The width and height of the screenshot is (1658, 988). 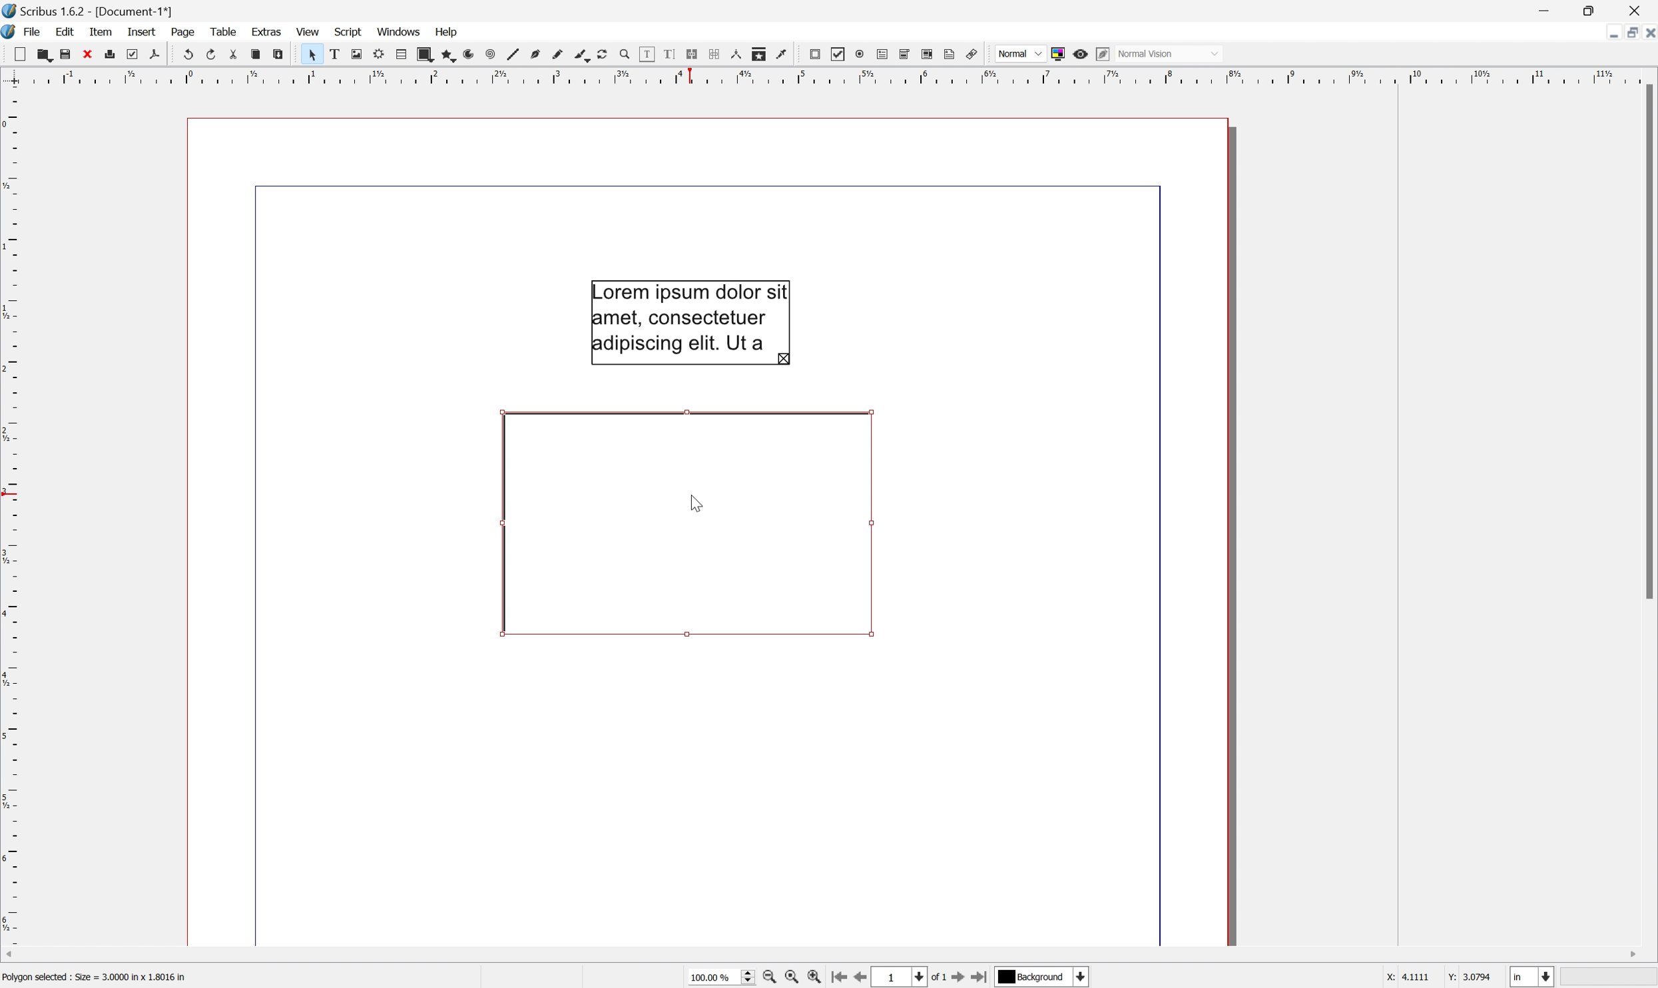 I want to click on Select item, so click(x=308, y=54).